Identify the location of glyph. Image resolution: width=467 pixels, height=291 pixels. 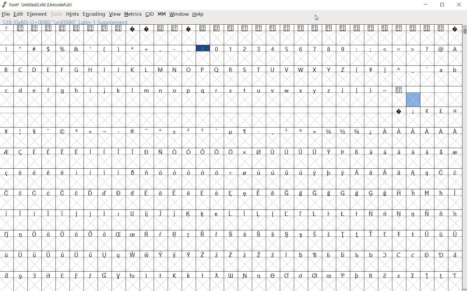
(34, 213).